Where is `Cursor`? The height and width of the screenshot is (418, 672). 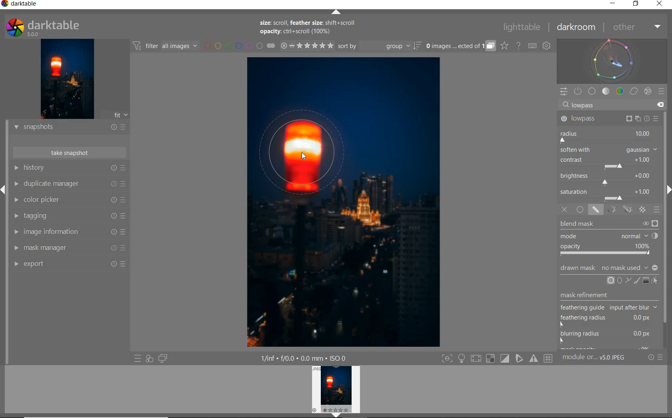
Cursor is located at coordinates (616, 284).